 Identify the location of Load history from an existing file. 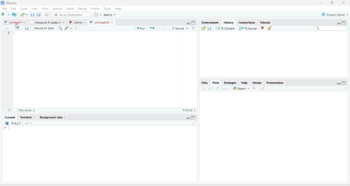
(203, 28).